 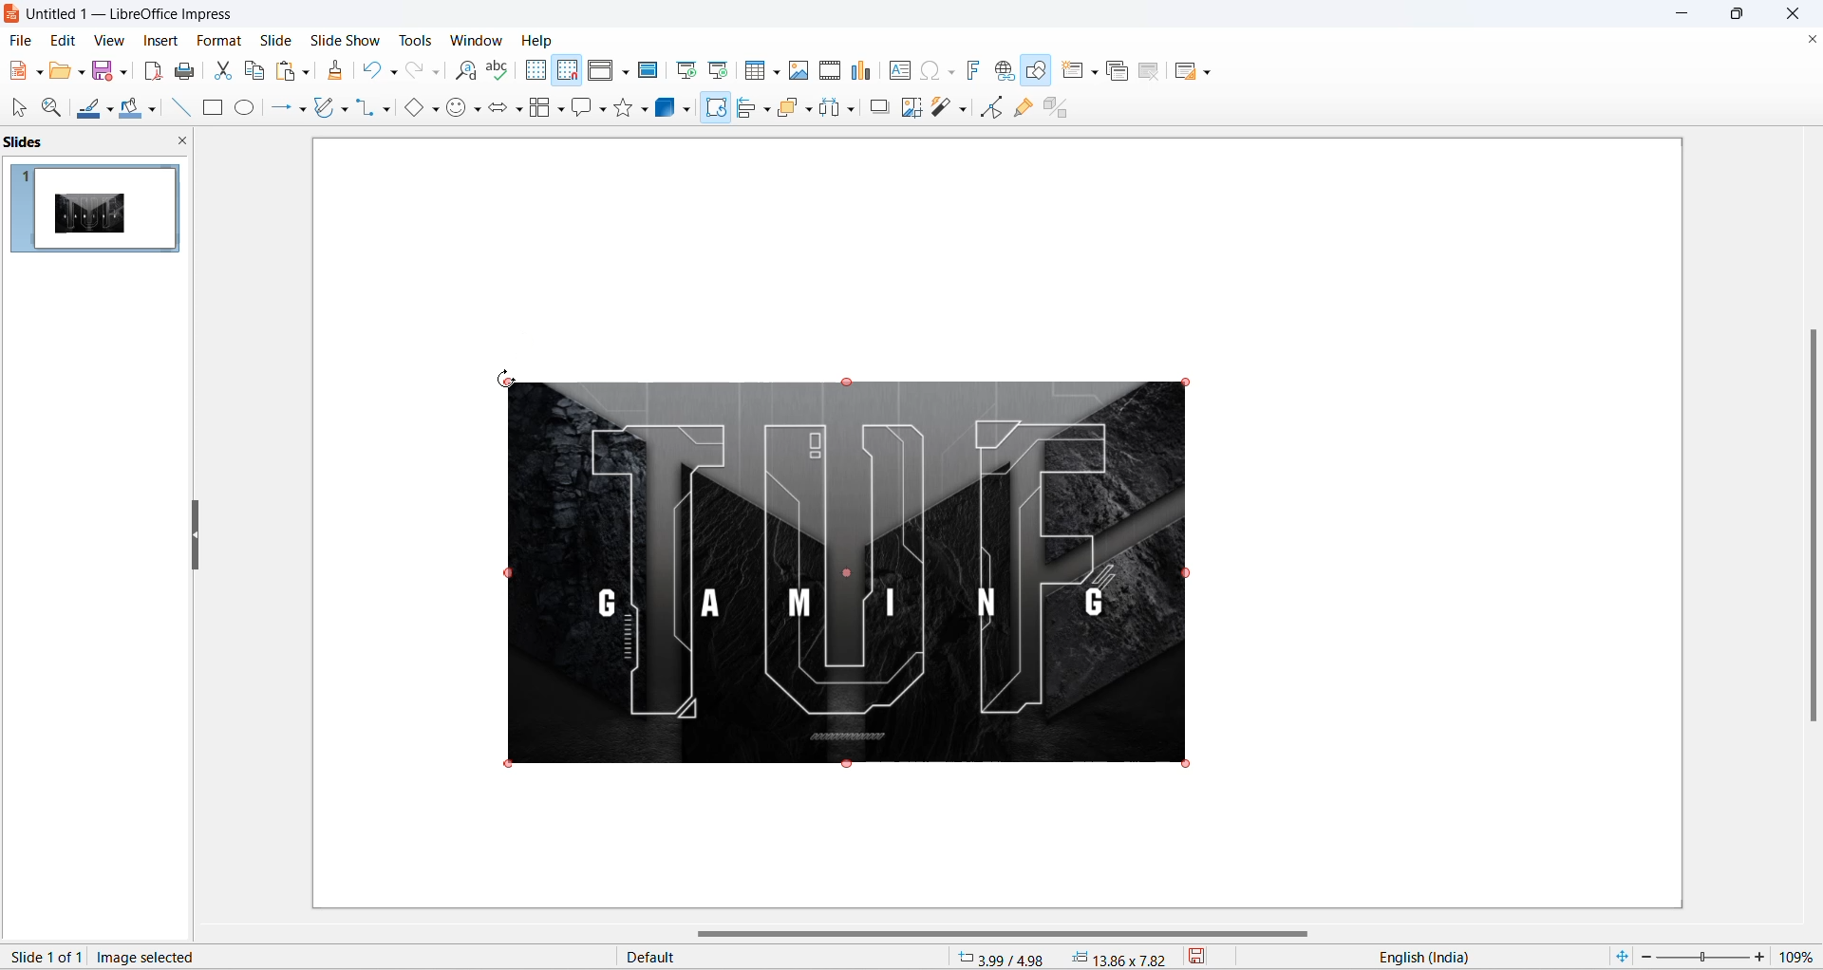 What do you see at coordinates (626, 73) in the screenshot?
I see `display views option` at bounding box center [626, 73].